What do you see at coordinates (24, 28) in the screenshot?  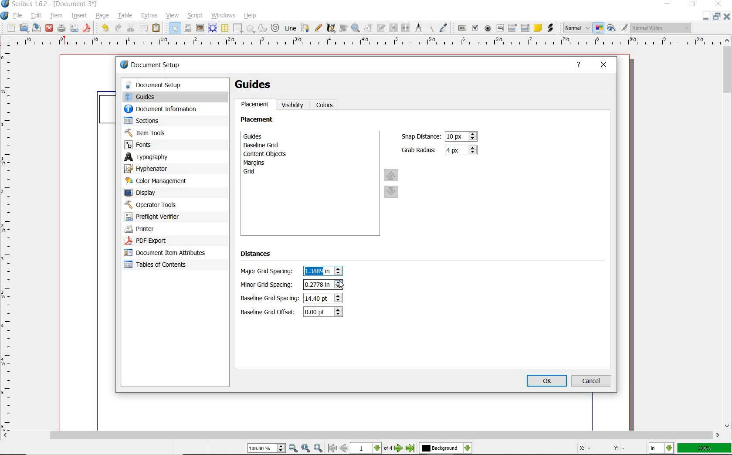 I see `open` at bounding box center [24, 28].